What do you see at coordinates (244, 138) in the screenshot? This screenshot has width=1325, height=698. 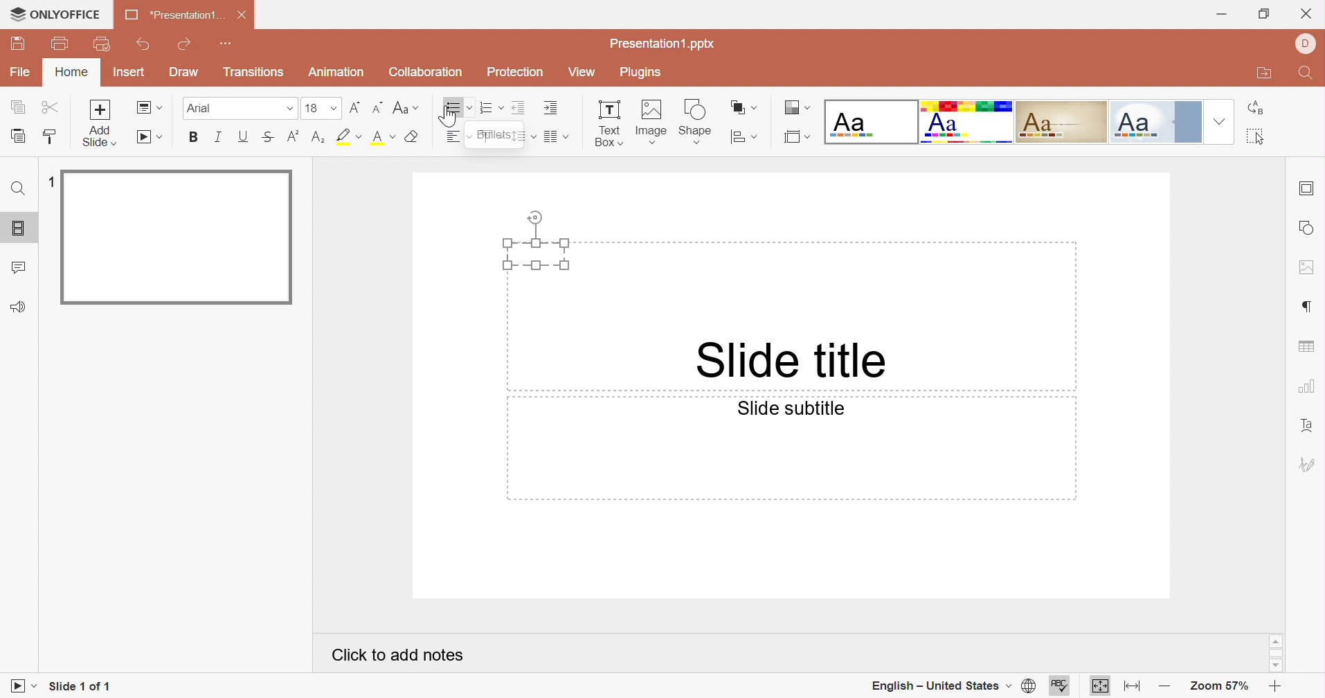 I see `Underline` at bounding box center [244, 138].